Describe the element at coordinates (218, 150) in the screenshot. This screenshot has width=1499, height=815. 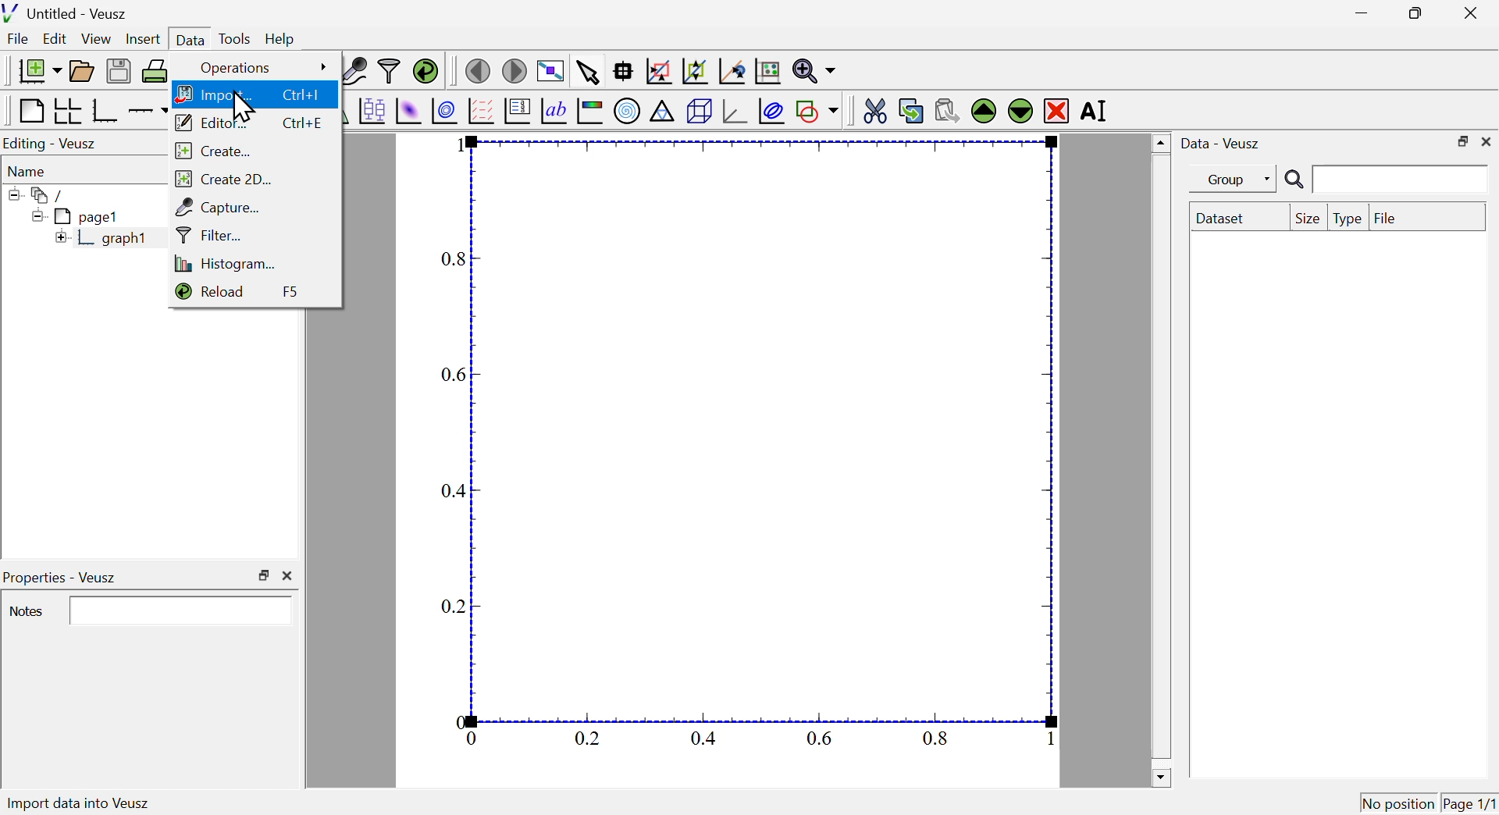
I see `Create...` at that location.